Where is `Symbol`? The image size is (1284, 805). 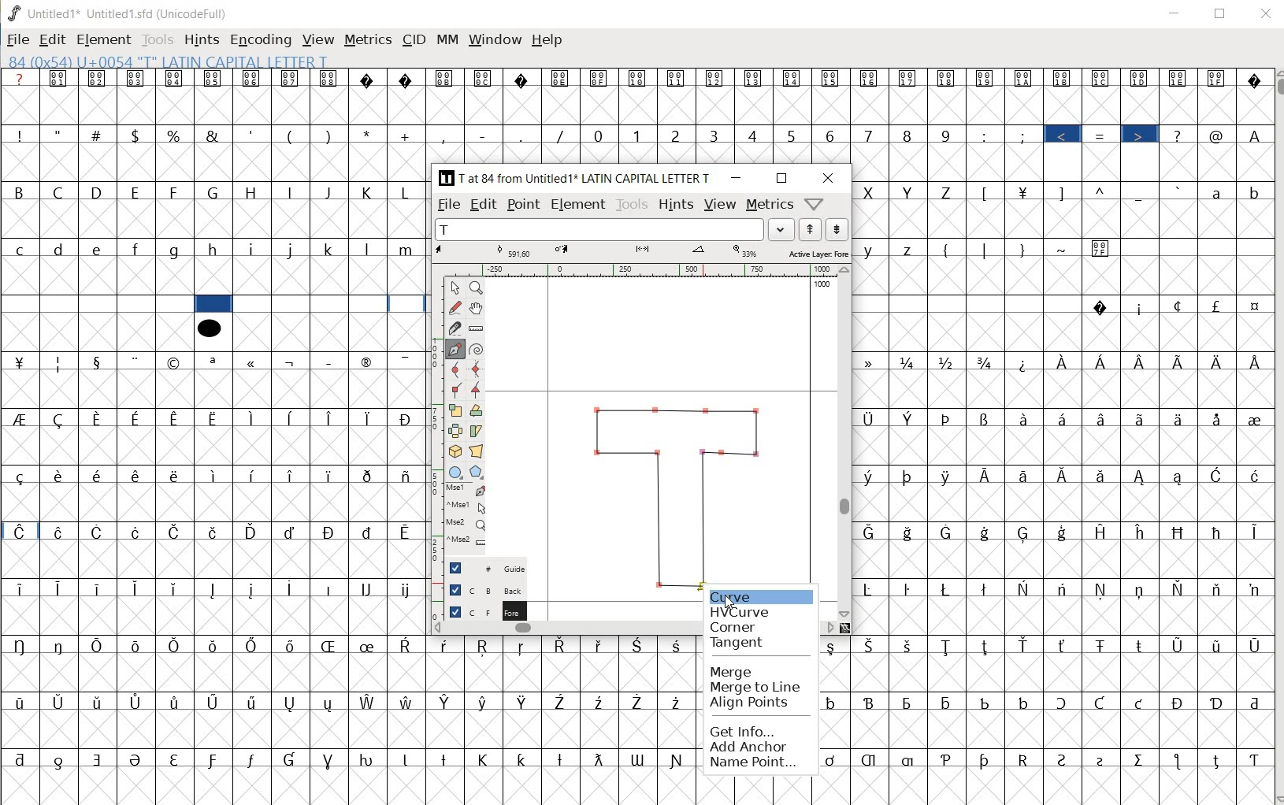
Symbol is located at coordinates (872, 532).